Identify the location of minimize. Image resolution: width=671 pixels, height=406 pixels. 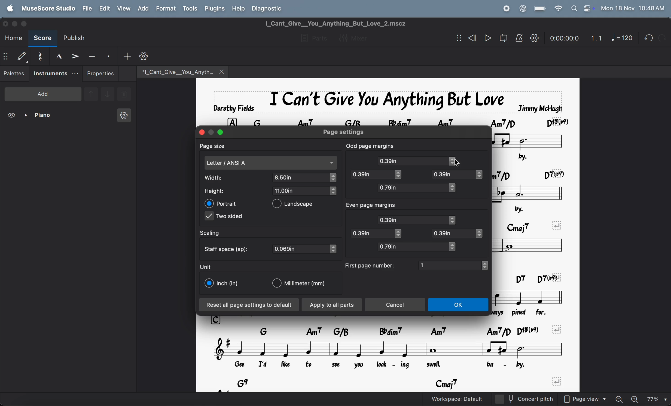
(16, 23).